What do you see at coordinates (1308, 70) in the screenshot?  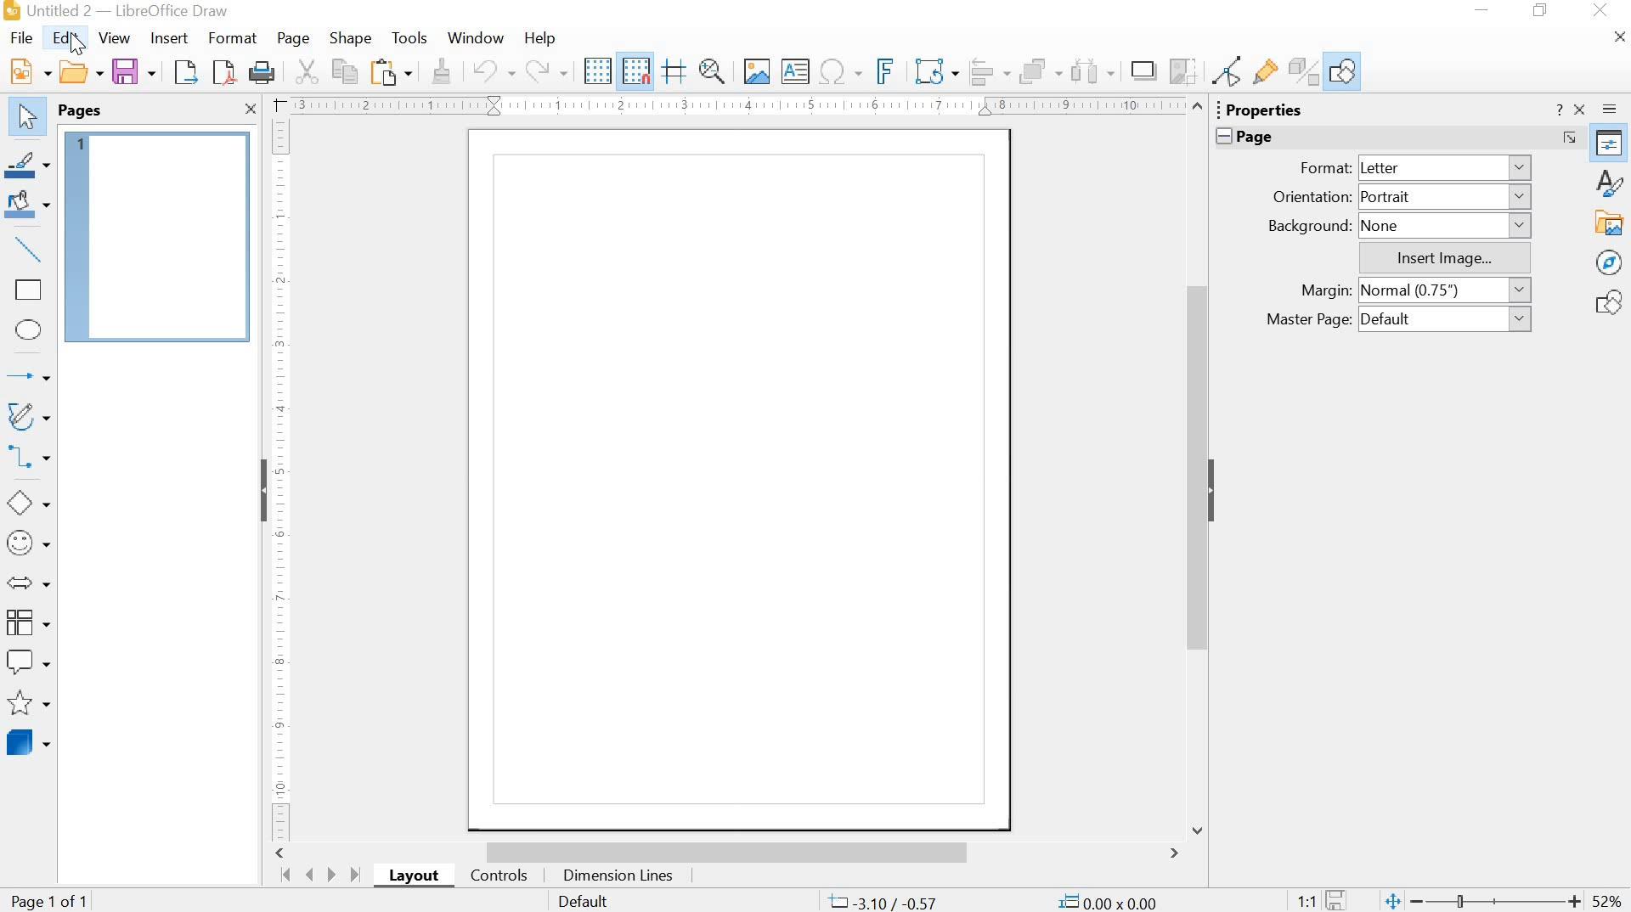 I see `Toggle Extrusion` at bounding box center [1308, 70].